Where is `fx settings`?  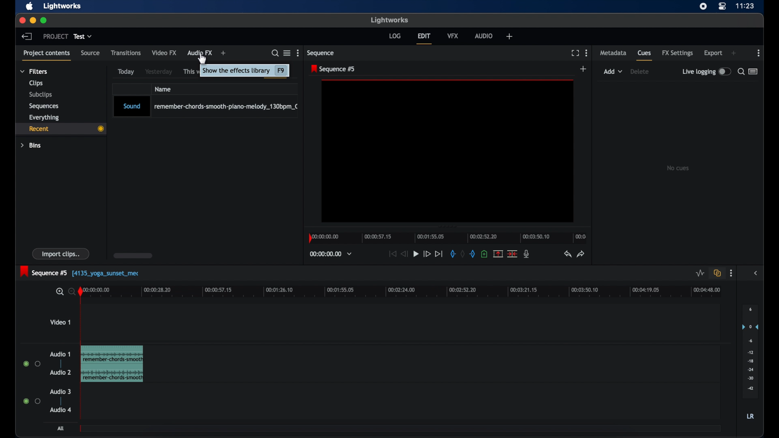
fx settings is located at coordinates (677, 53).